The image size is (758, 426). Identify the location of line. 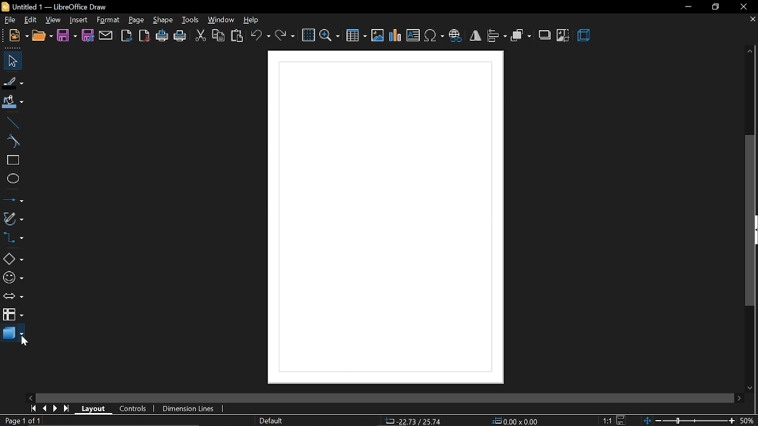
(13, 123).